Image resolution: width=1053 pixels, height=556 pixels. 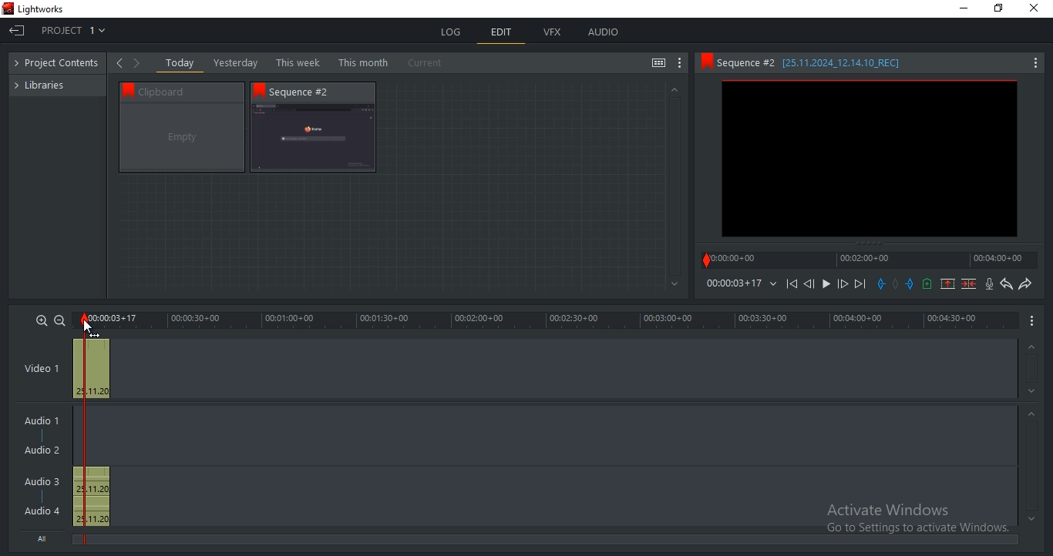 What do you see at coordinates (860, 284) in the screenshot?
I see `Move forward` at bounding box center [860, 284].